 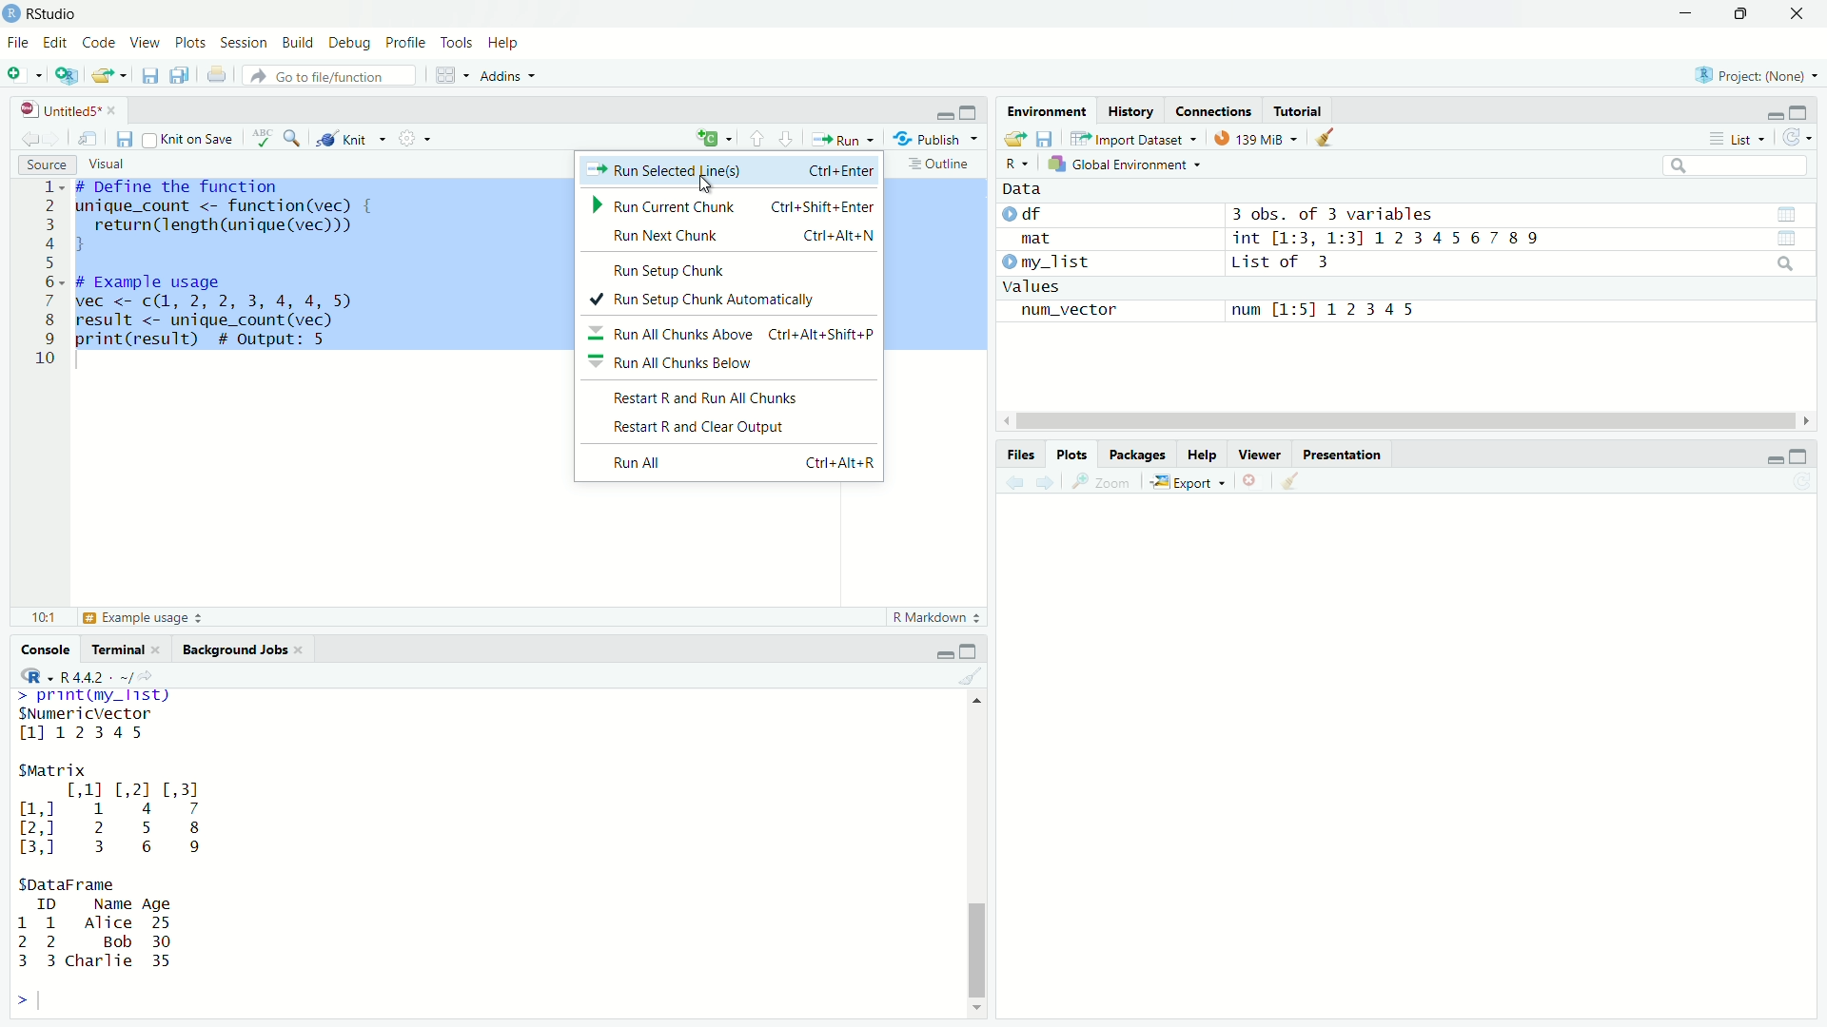 What do you see at coordinates (47, 275) in the screenshot?
I see `line numbers` at bounding box center [47, 275].